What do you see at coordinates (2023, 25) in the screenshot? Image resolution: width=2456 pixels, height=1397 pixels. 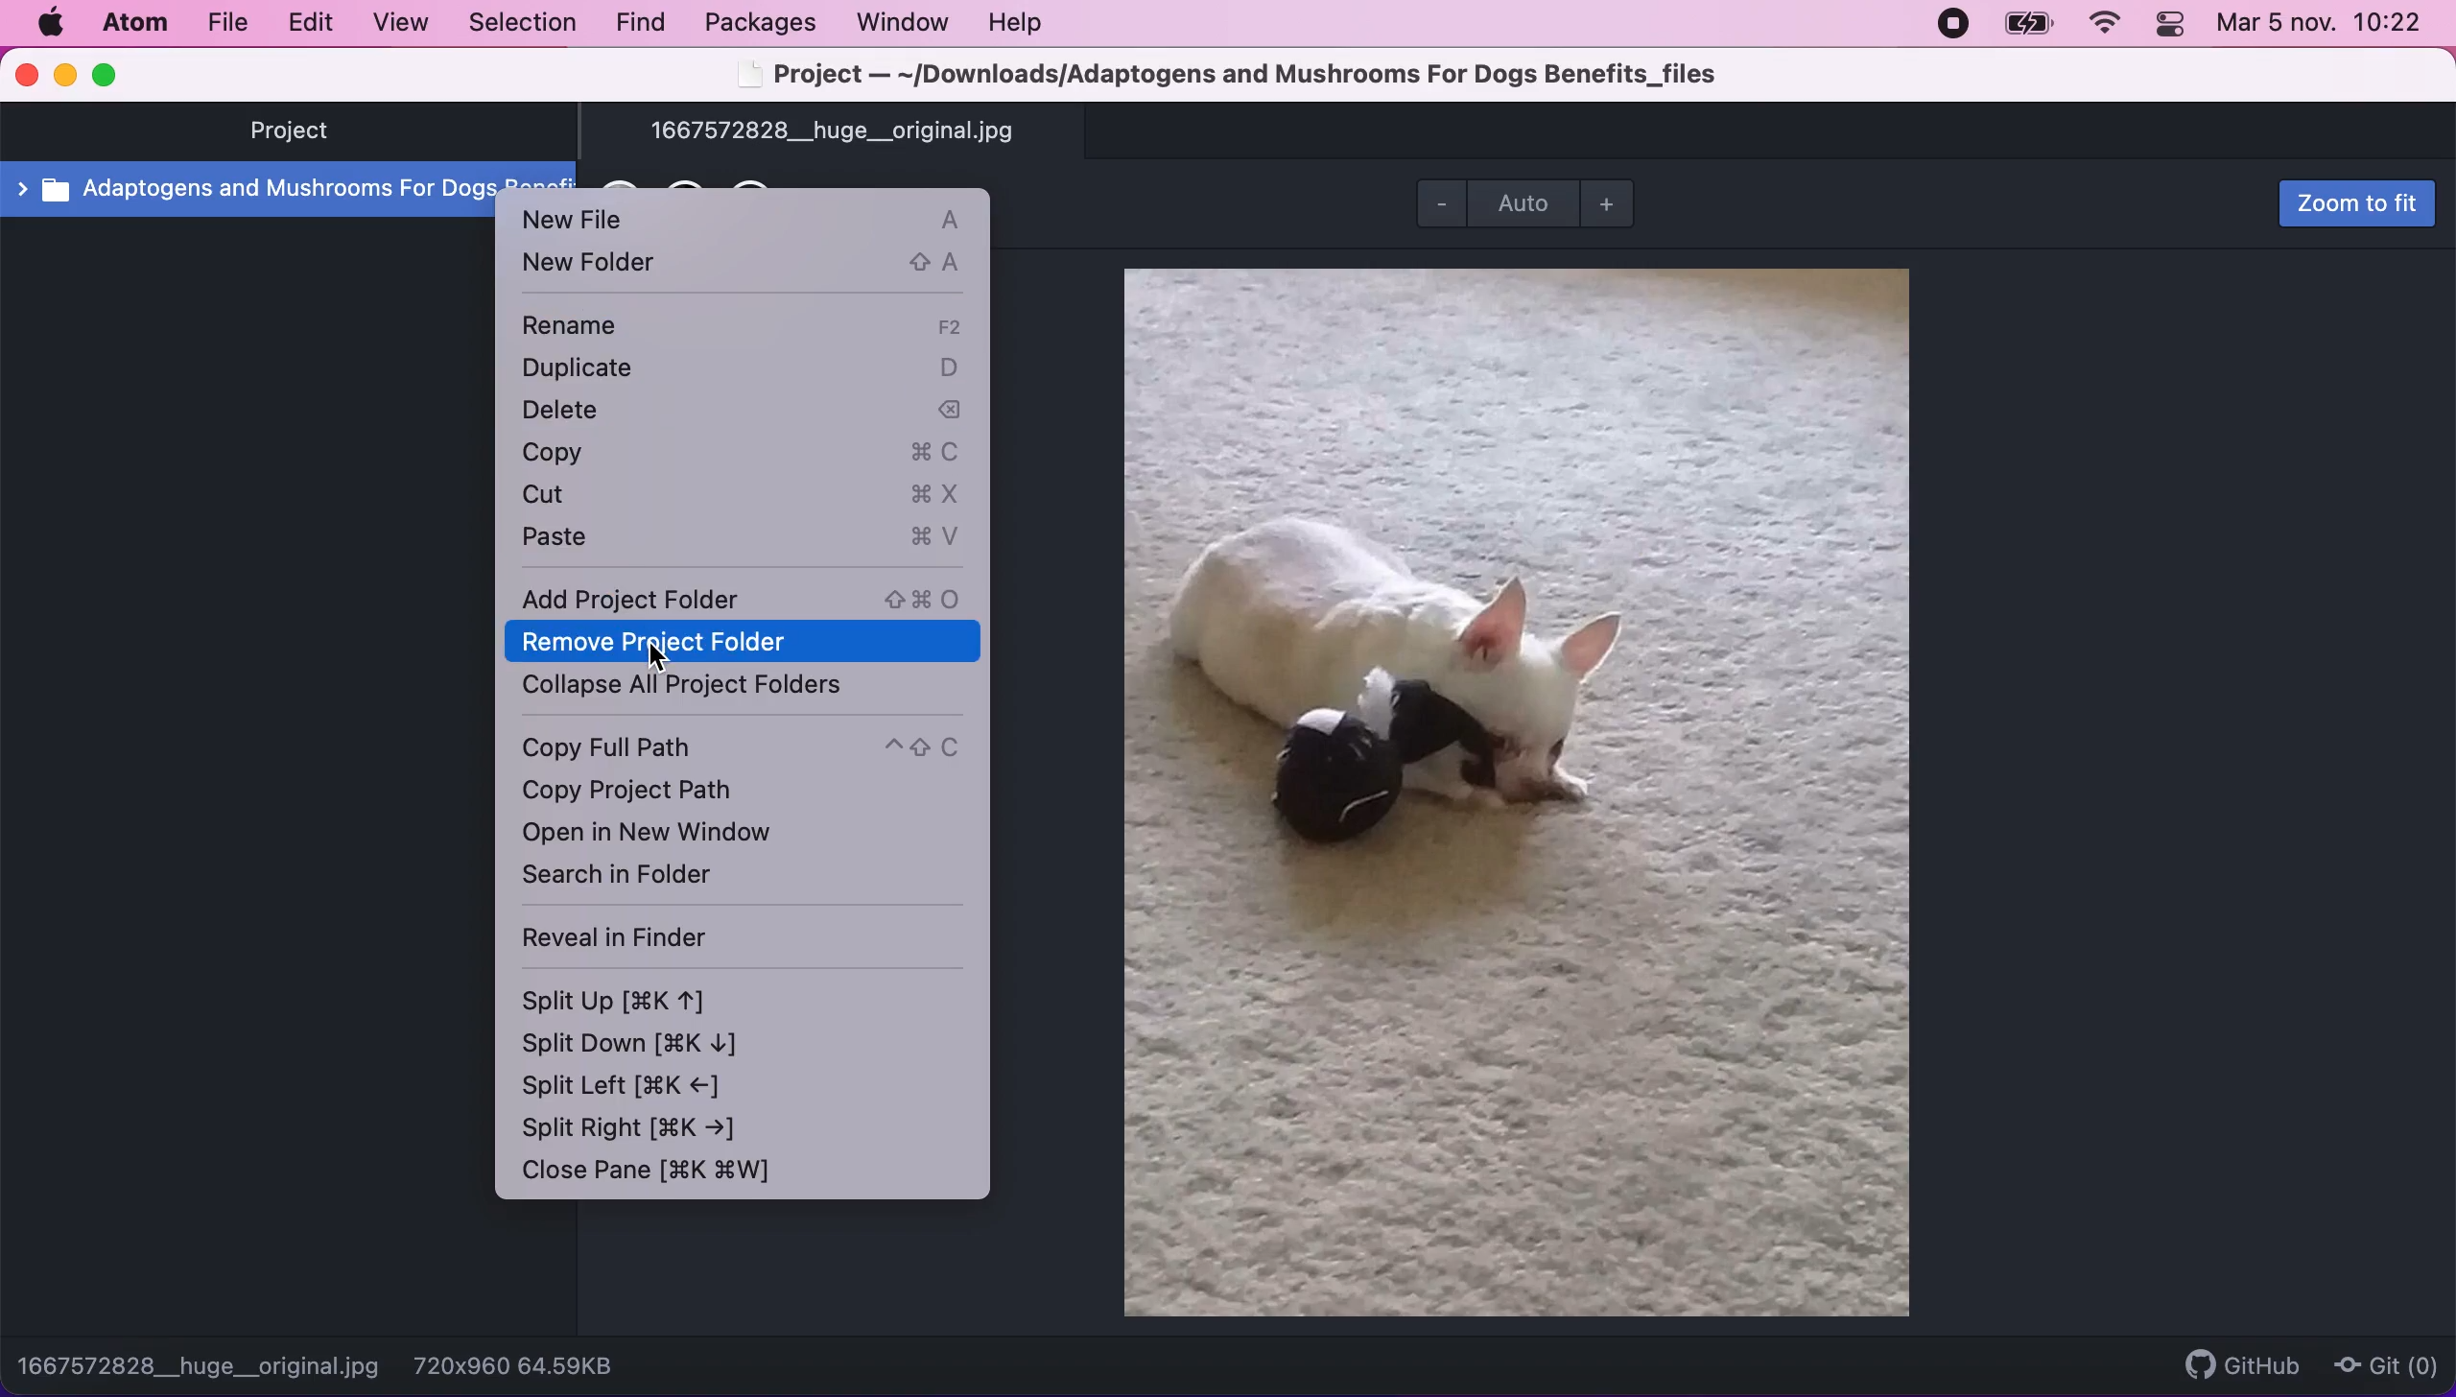 I see `battery` at bounding box center [2023, 25].